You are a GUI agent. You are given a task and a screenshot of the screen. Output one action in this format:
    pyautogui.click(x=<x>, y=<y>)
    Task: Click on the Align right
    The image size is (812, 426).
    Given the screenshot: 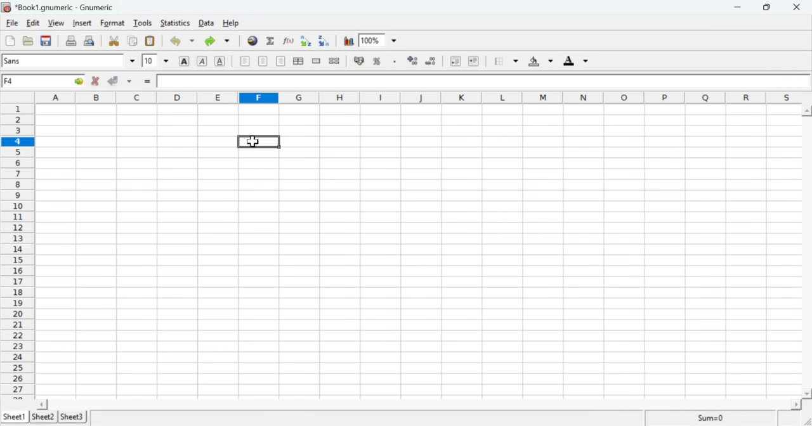 What is the action you would take?
    pyautogui.click(x=280, y=63)
    